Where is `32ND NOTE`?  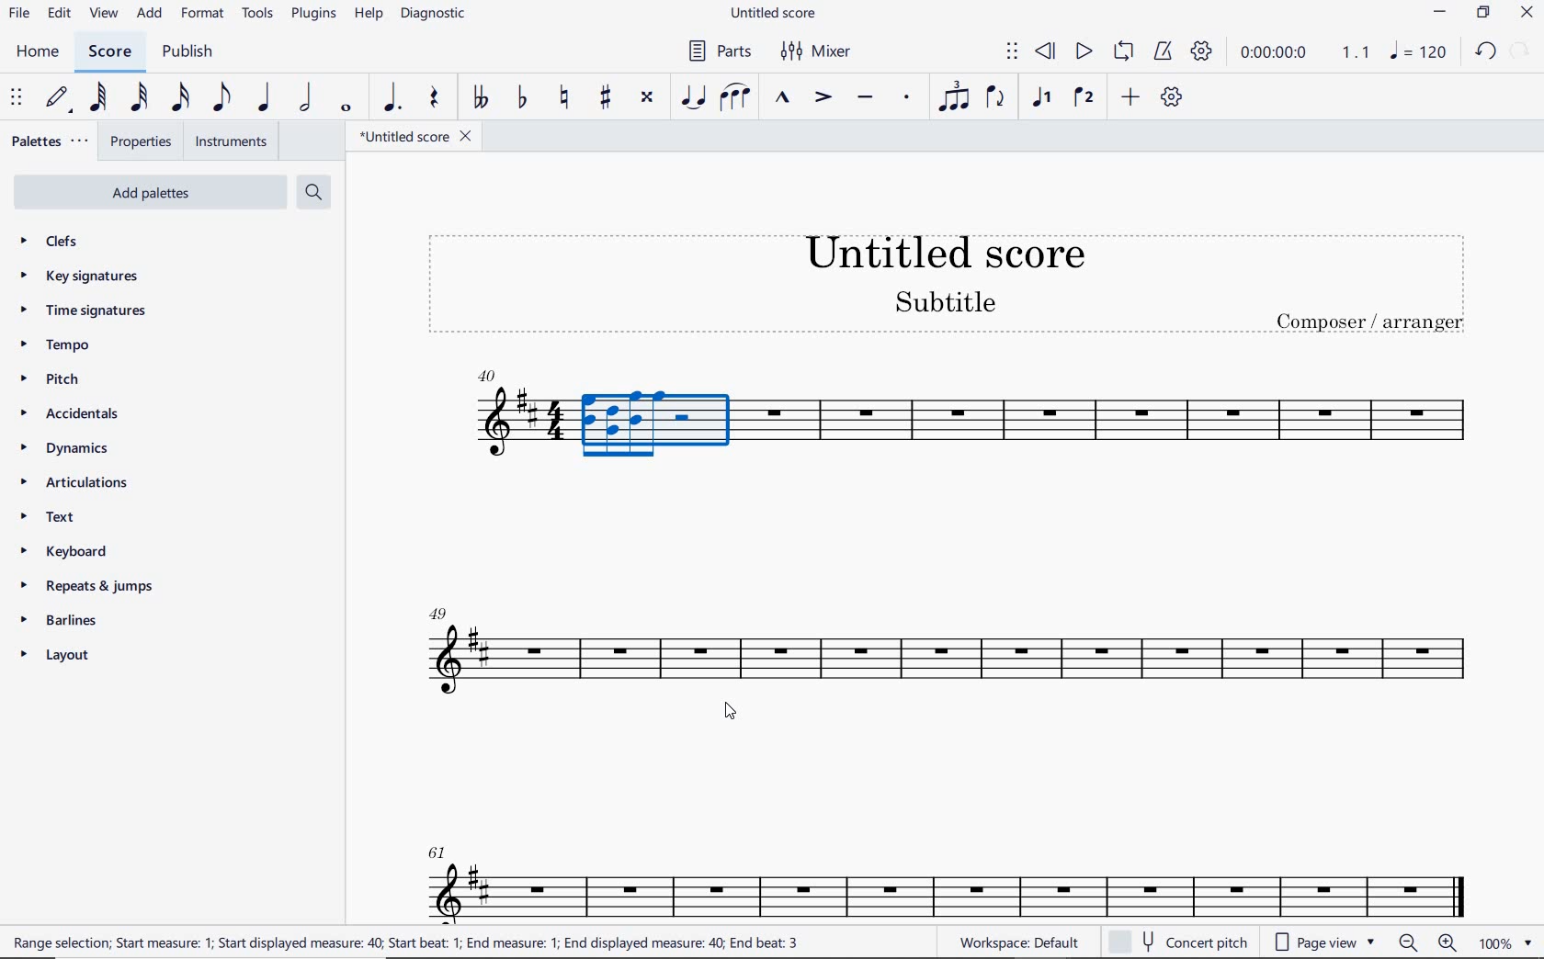 32ND NOTE is located at coordinates (140, 98).